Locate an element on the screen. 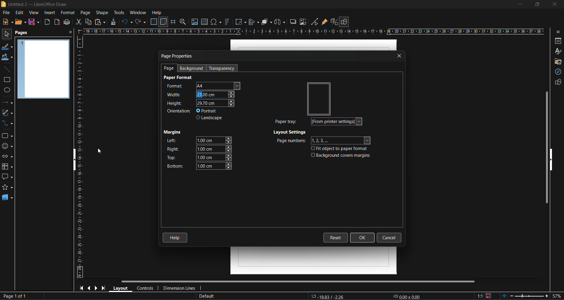  paste is located at coordinates (100, 22).